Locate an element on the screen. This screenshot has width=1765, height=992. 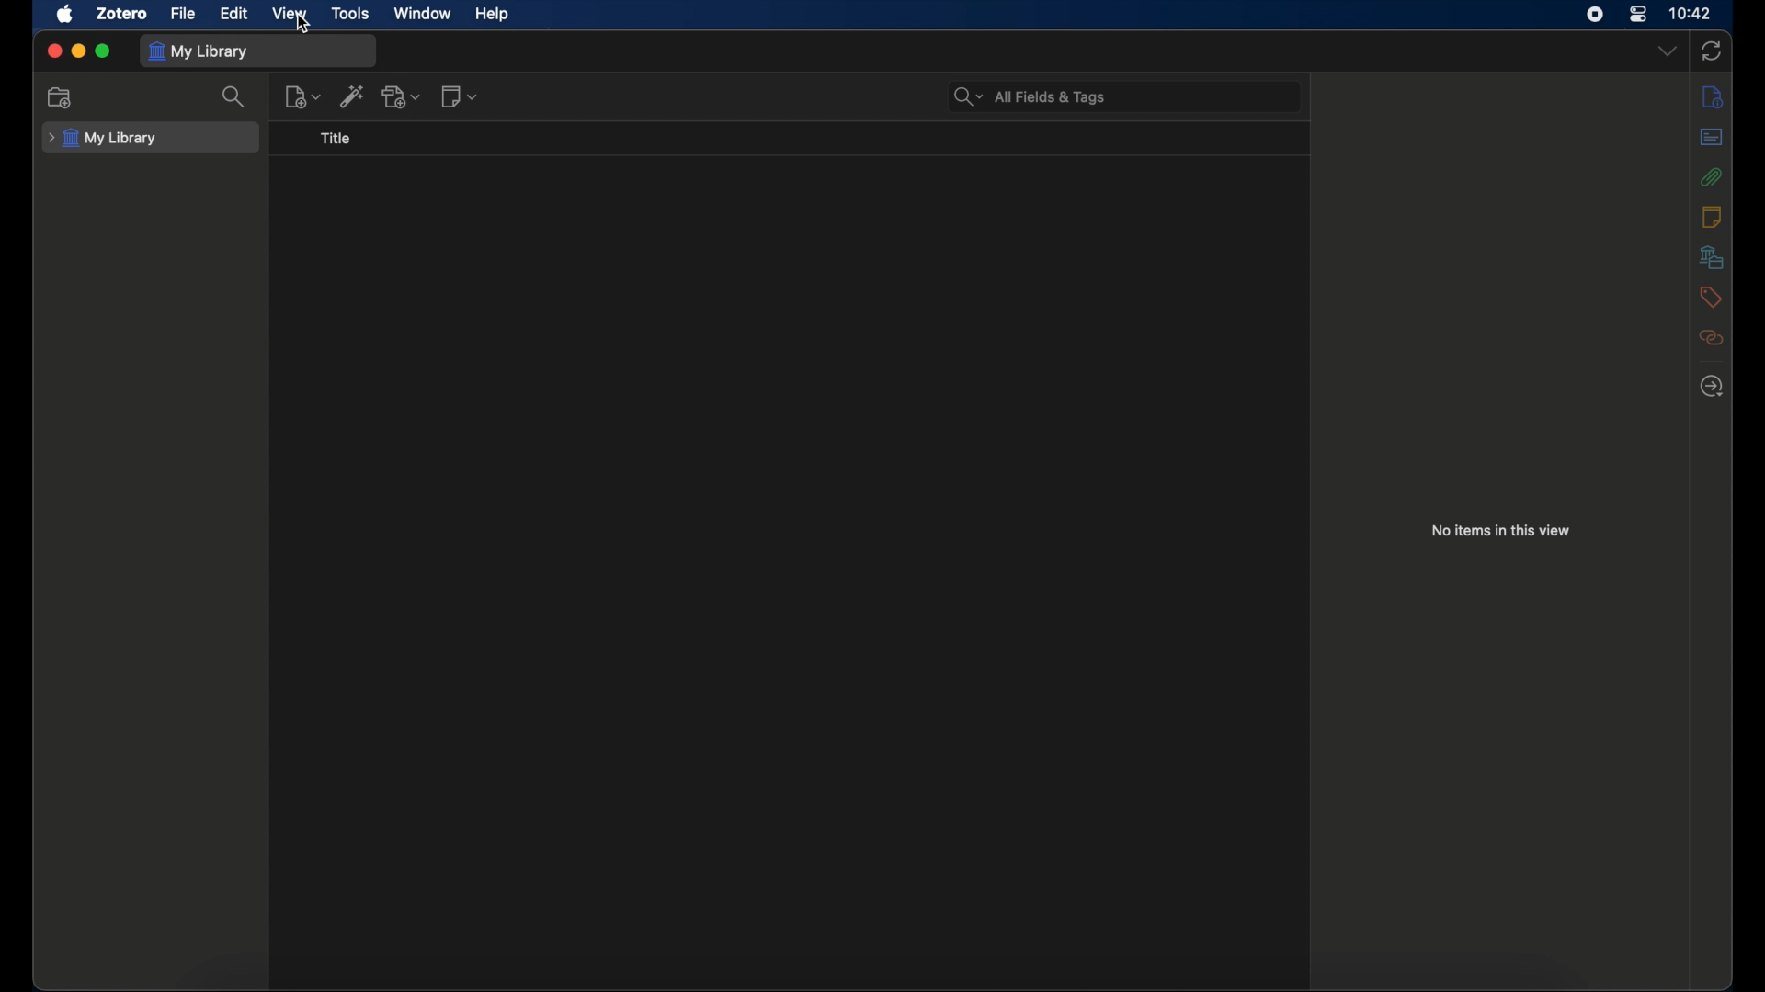
my library is located at coordinates (104, 138).